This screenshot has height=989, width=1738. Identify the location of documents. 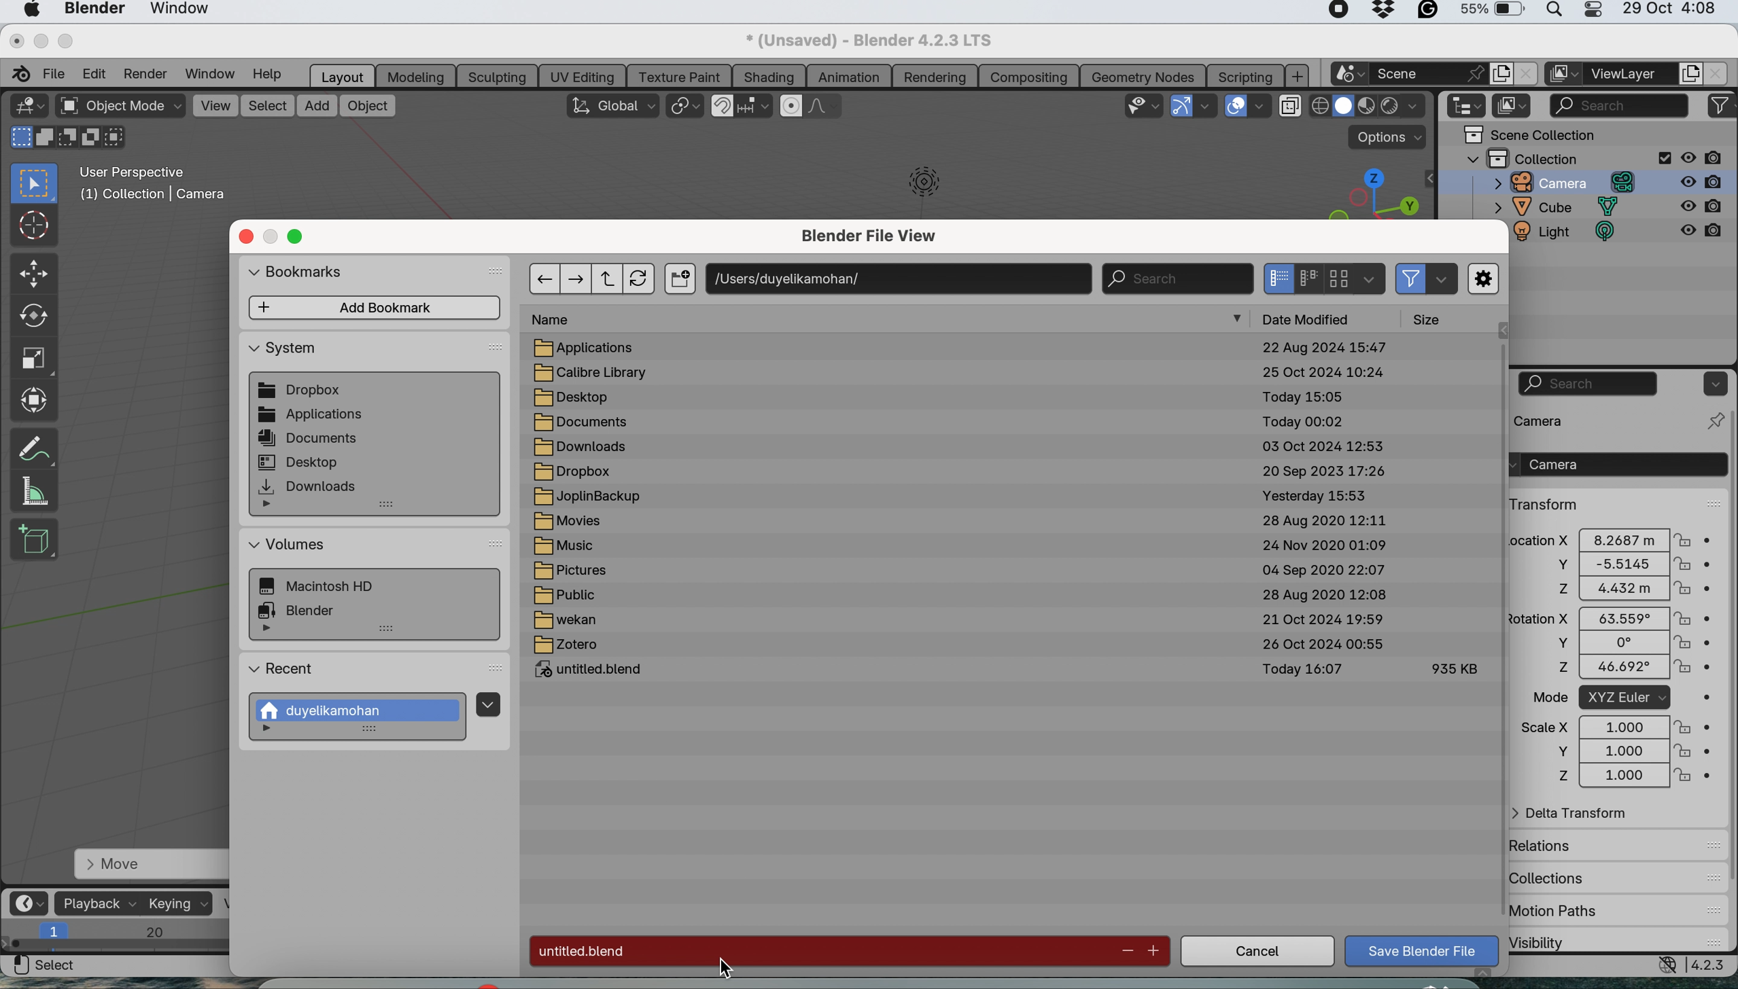
(582, 423).